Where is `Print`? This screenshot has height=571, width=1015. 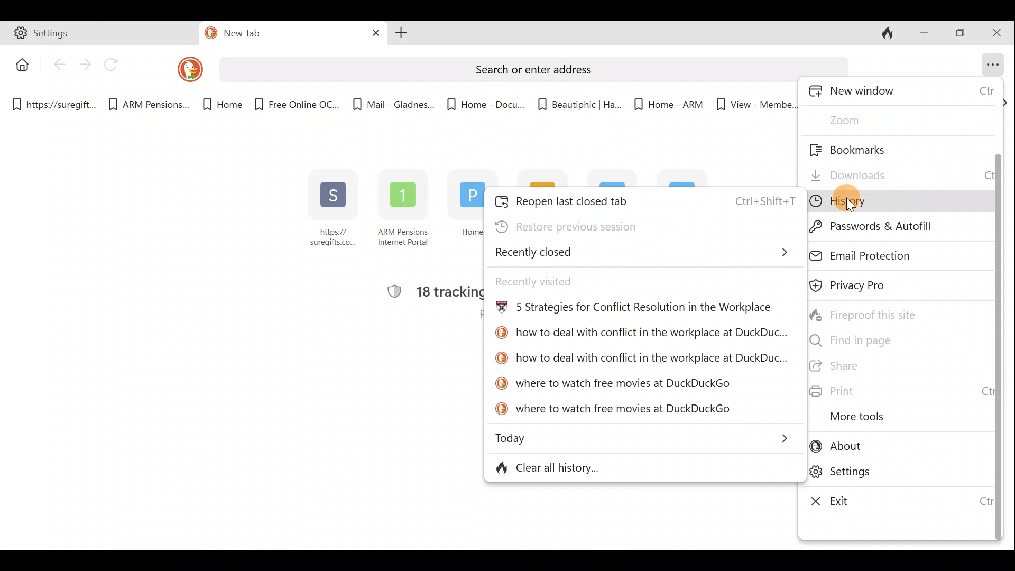
Print is located at coordinates (896, 392).